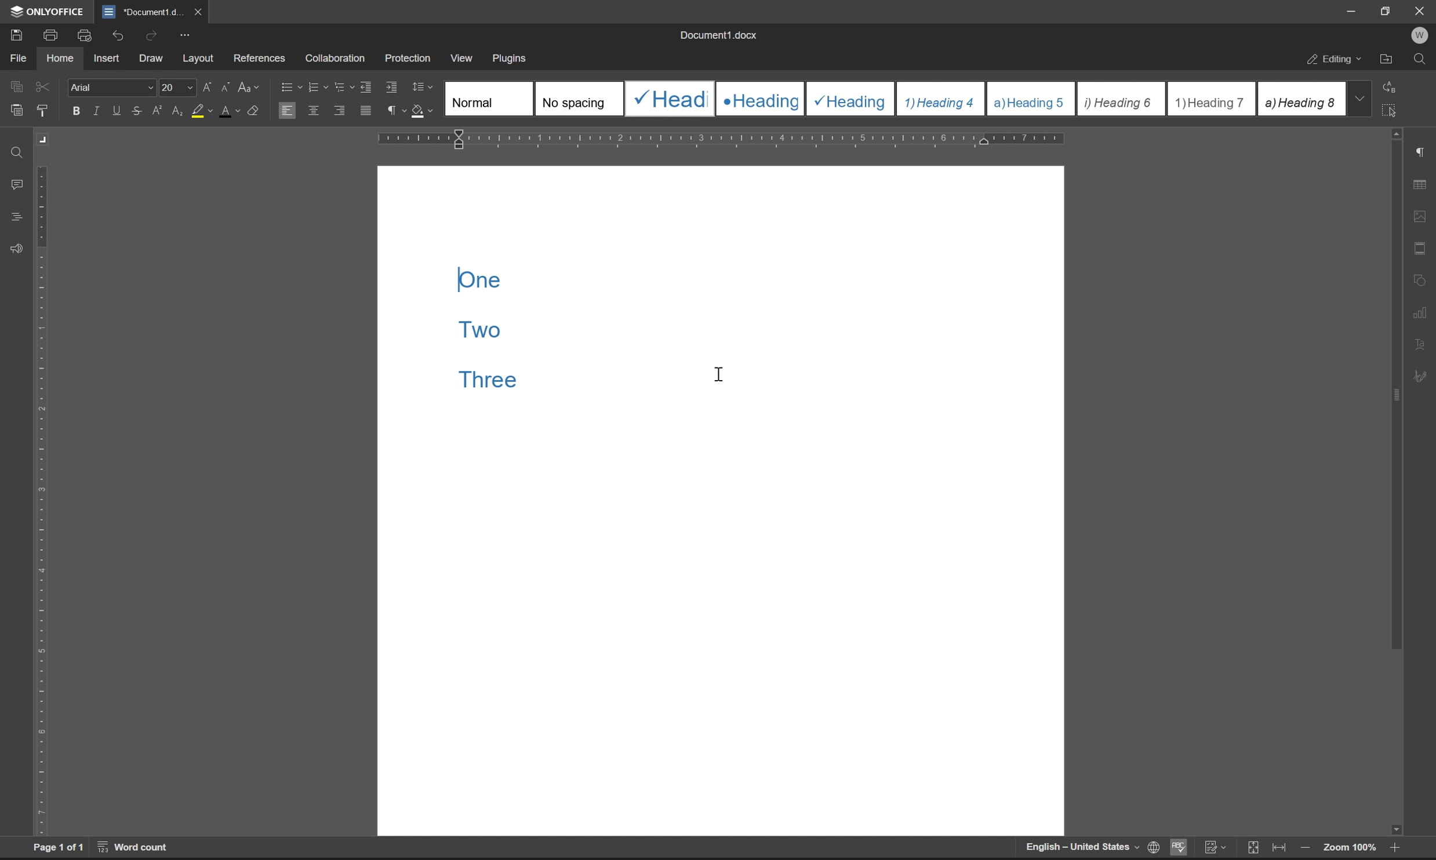 Image resolution: width=1436 pixels, height=860 pixels. Describe the element at coordinates (1387, 61) in the screenshot. I see `open file location` at that location.